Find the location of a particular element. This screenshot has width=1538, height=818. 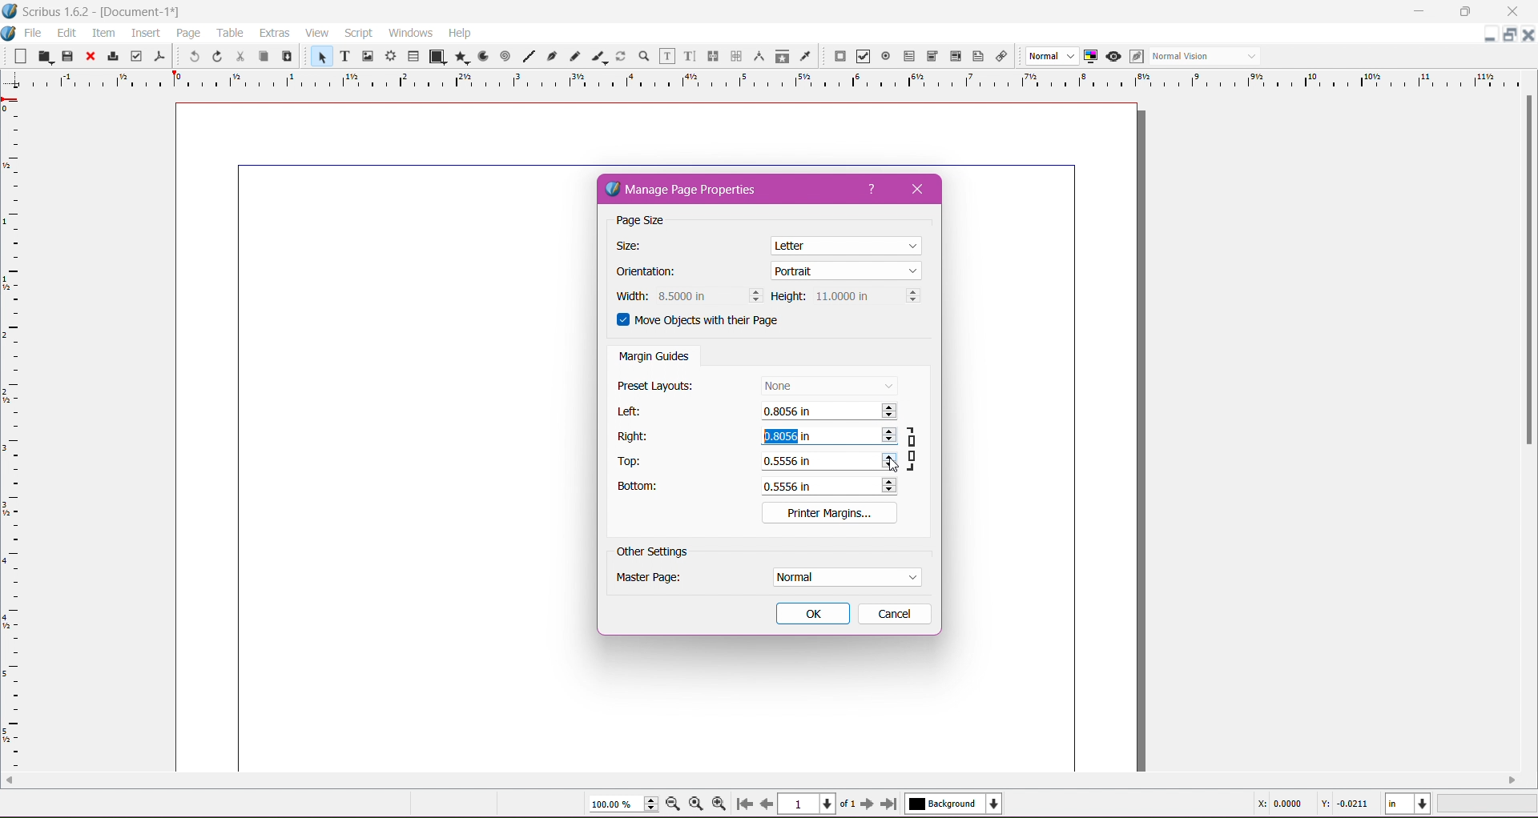

Width is located at coordinates (629, 296).